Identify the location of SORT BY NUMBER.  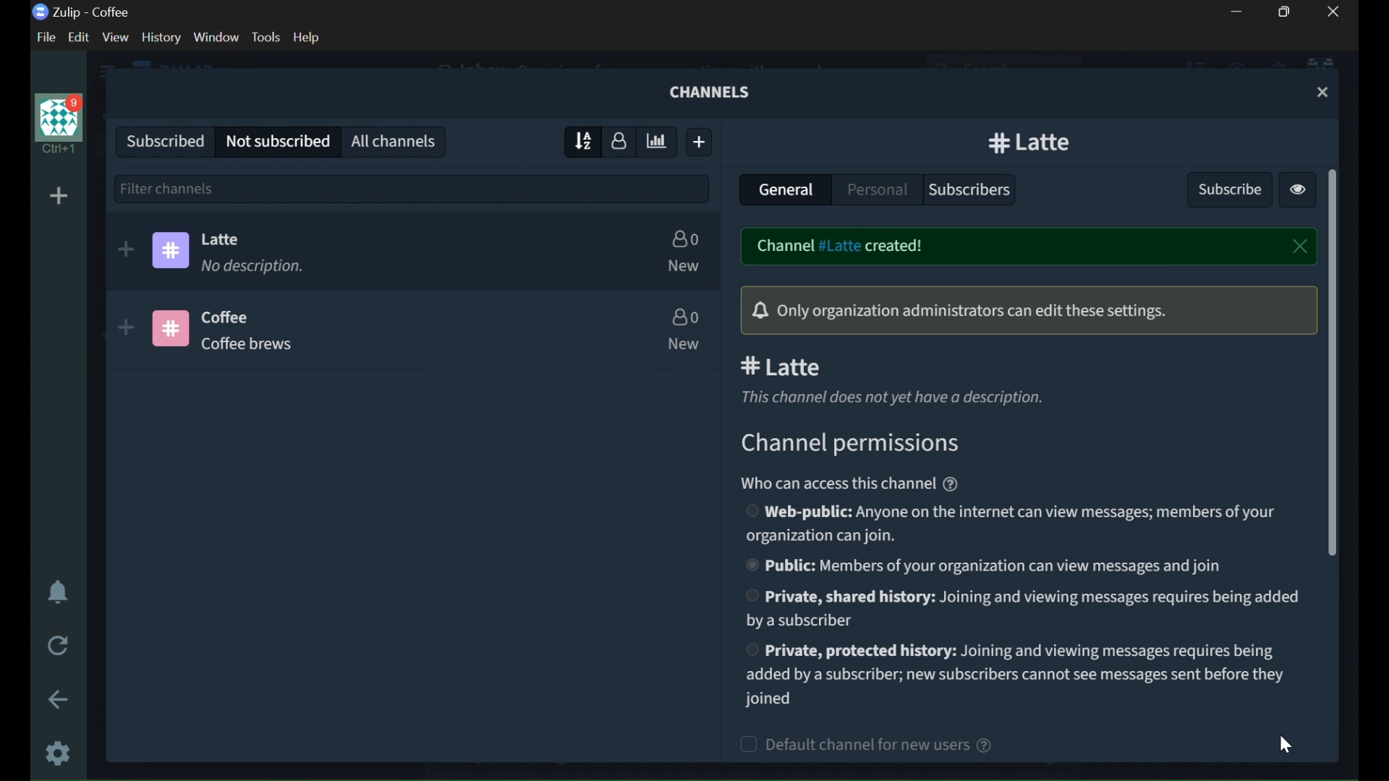
(620, 140).